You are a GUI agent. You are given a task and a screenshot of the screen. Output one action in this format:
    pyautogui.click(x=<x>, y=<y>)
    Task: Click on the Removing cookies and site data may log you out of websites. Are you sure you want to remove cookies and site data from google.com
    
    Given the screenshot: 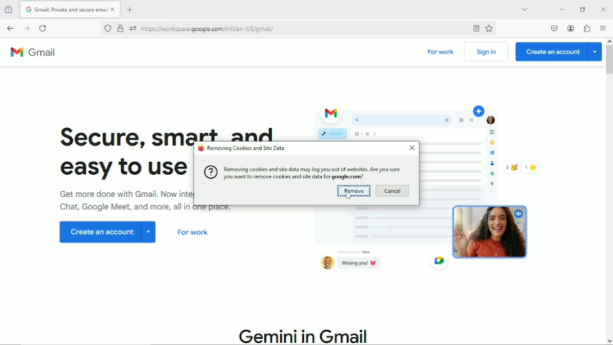 What is the action you would take?
    pyautogui.click(x=303, y=172)
    